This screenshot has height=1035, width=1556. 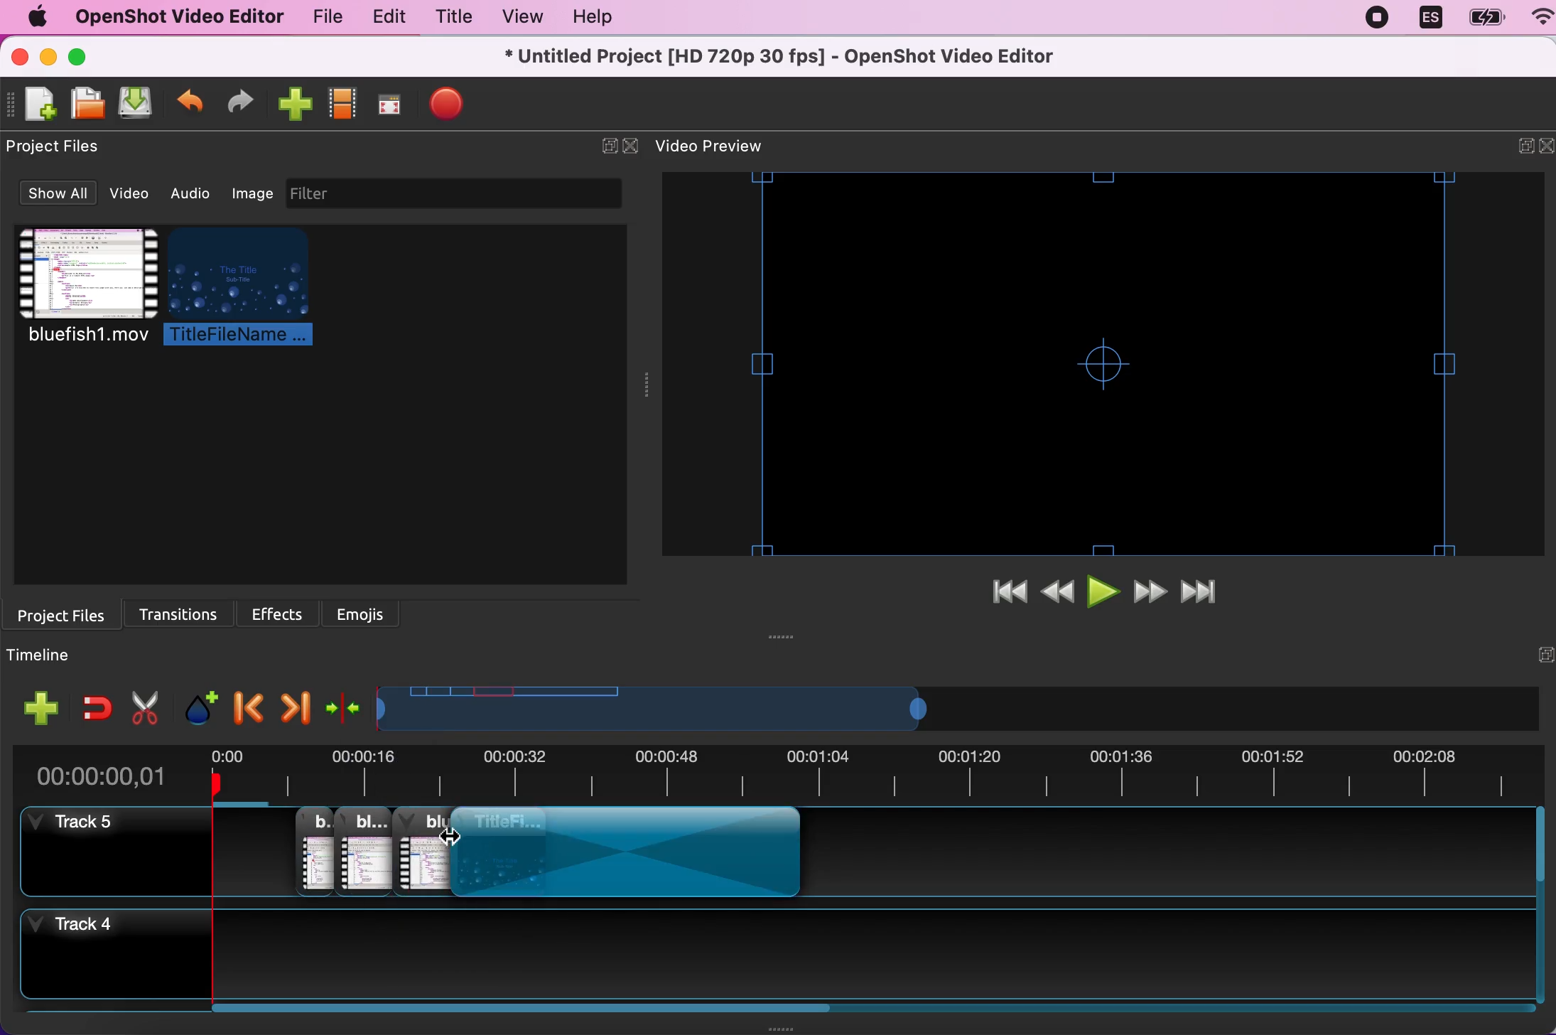 I want to click on edit, so click(x=385, y=18).